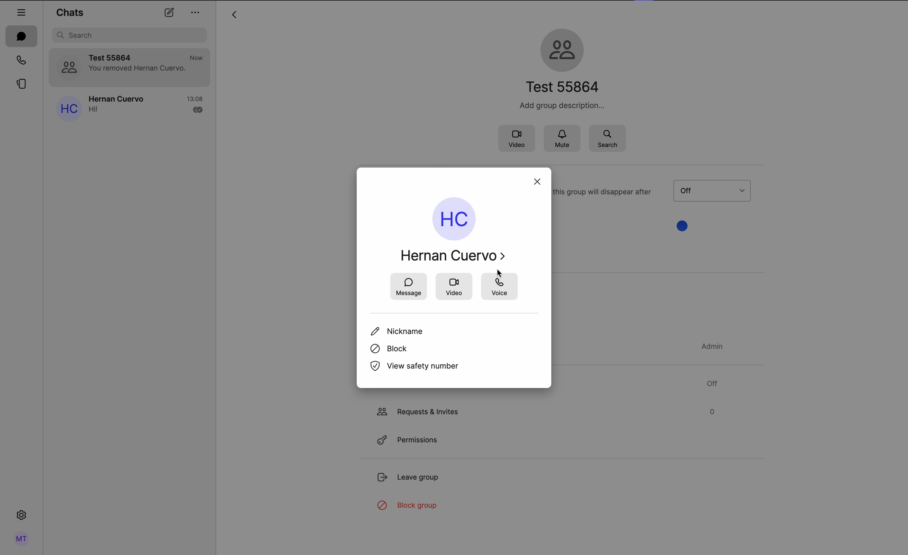 The width and height of the screenshot is (908, 555). Describe the element at coordinates (168, 14) in the screenshot. I see `new chat` at that location.